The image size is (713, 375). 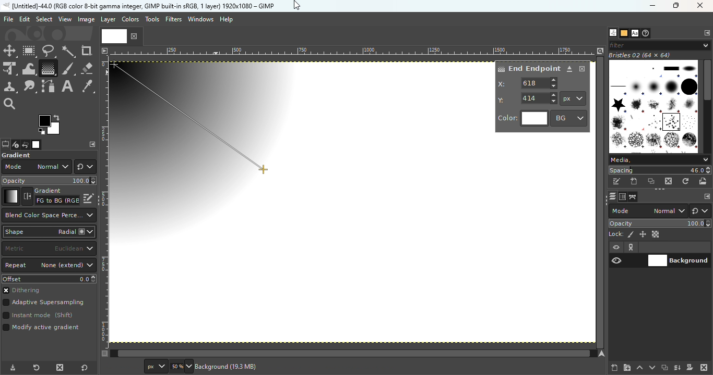 I want to click on Enter image size, so click(x=180, y=367).